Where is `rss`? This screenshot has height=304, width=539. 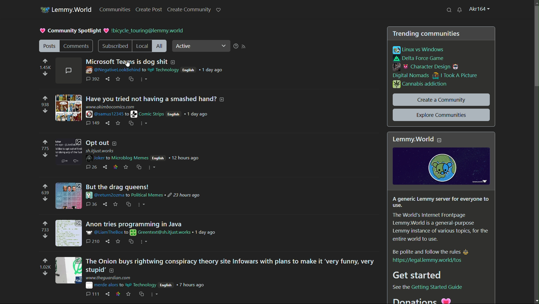
rss is located at coordinates (245, 47).